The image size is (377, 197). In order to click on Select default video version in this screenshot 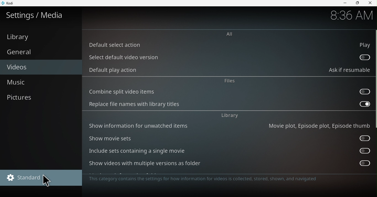, I will do `click(226, 58)`.